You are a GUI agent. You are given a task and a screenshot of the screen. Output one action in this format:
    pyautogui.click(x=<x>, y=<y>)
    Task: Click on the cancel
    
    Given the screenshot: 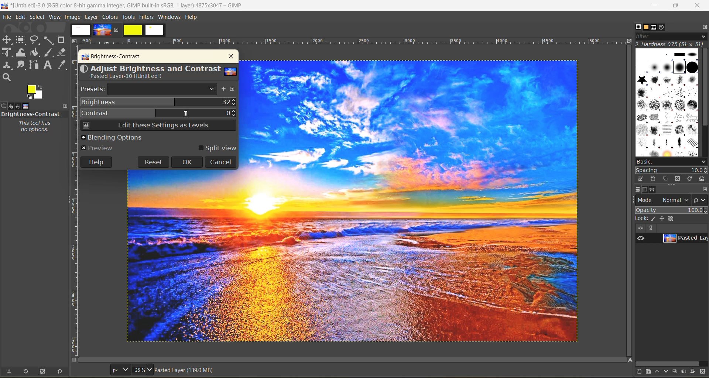 What is the action you would take?
    pyautogui.click(x=220, y=162)
    